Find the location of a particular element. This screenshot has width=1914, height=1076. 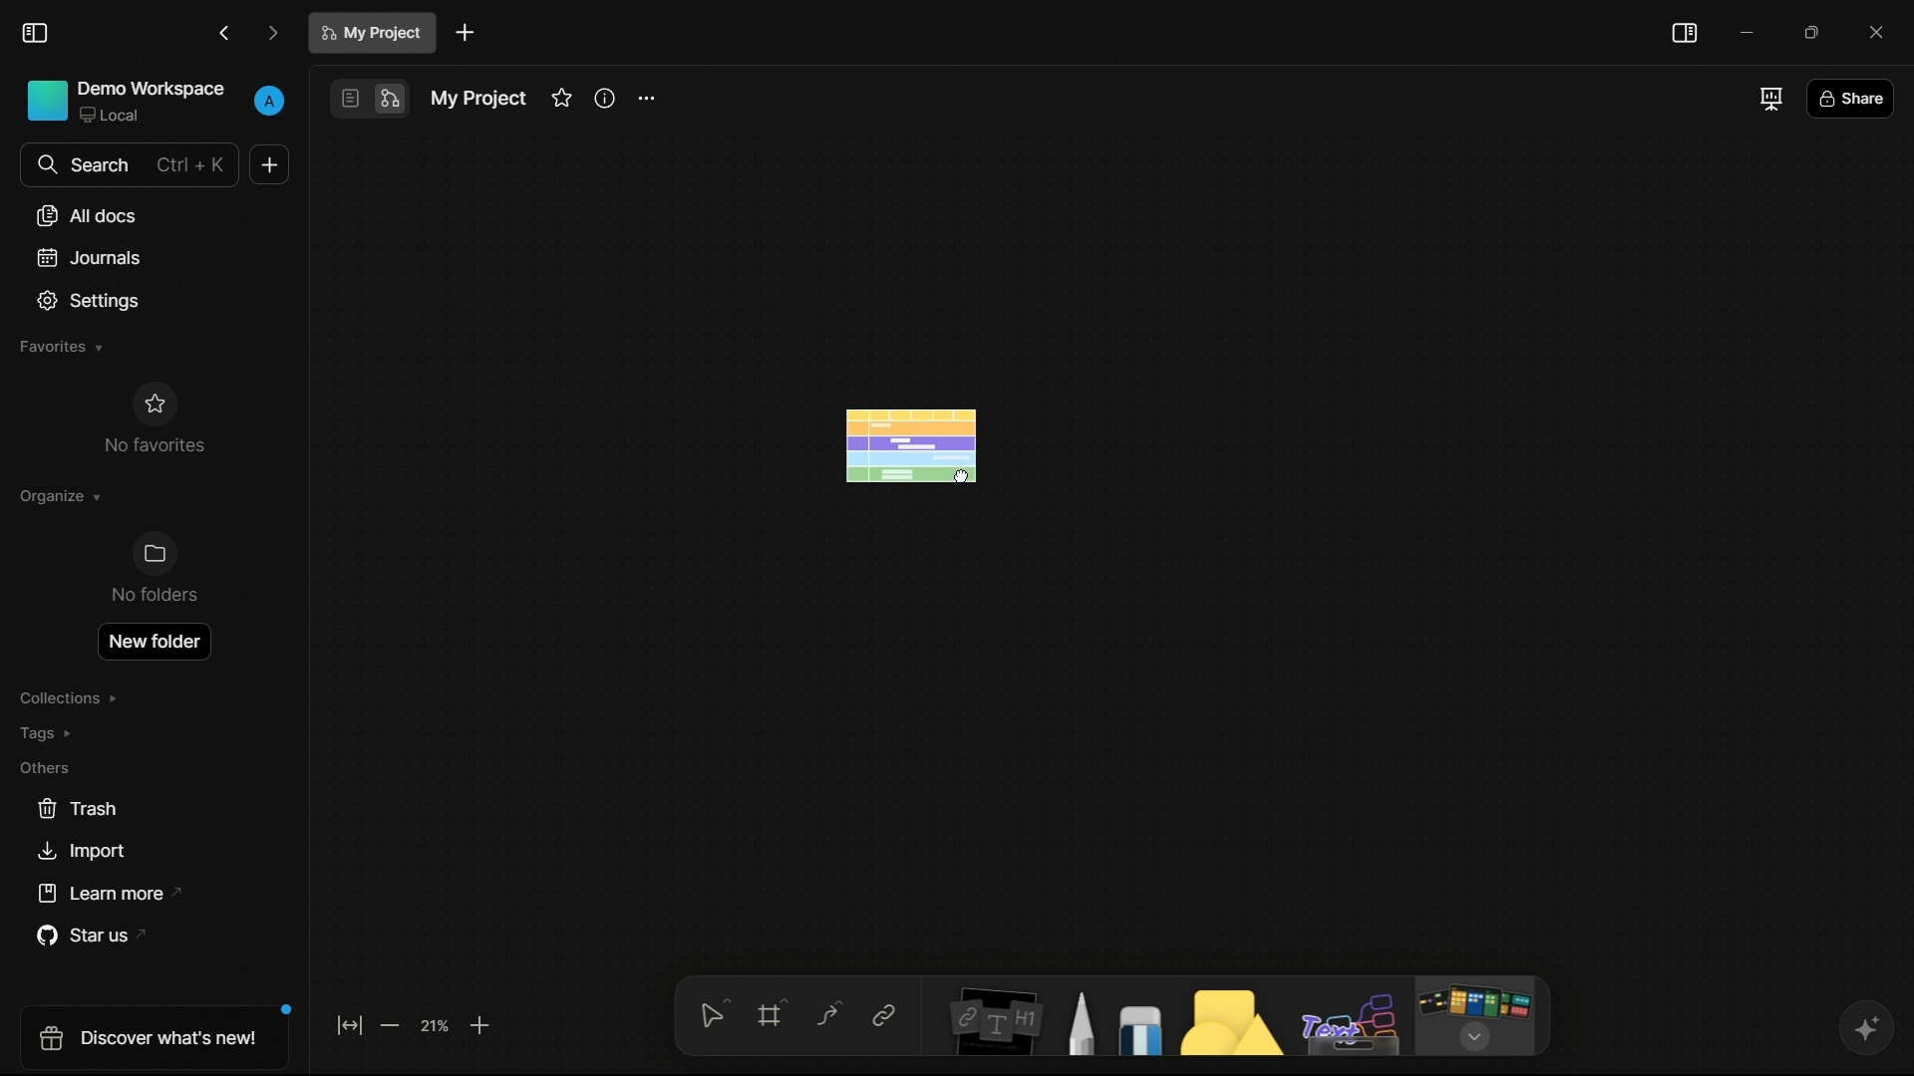

notes is located at coordinates (990, 1024).